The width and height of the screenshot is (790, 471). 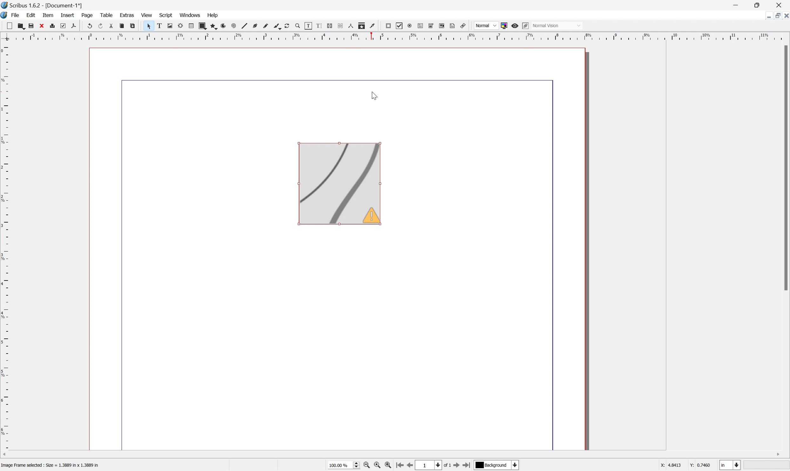 What do you see at coordinates (236, 26) in the screenshot?
I see `Spiral` at bounding box center [236, 26].